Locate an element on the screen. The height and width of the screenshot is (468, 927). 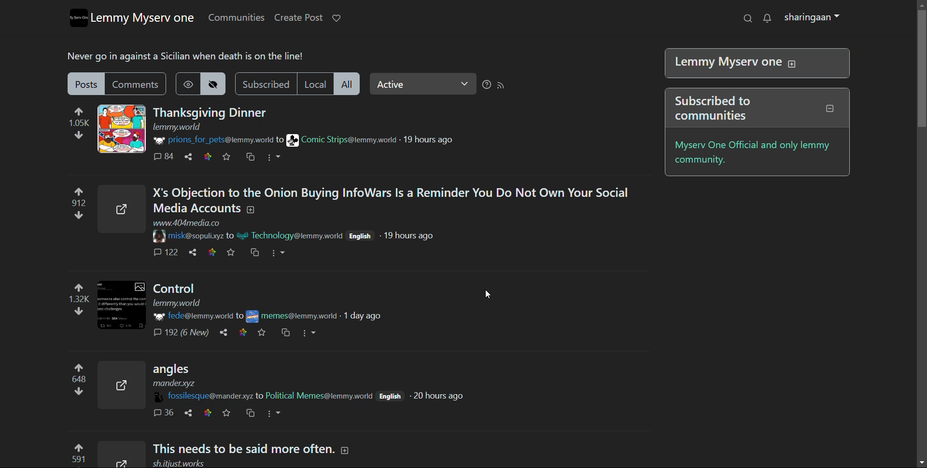
favorites is located at coordinates (225, 413).